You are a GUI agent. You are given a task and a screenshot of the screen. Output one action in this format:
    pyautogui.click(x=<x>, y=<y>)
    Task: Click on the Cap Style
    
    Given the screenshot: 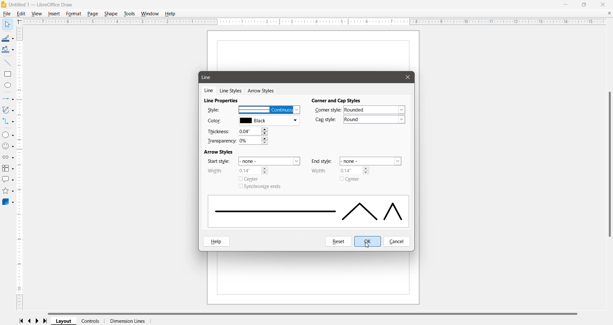 What is the action you would take?
    pyautogui.click(x=326, y=119)
    